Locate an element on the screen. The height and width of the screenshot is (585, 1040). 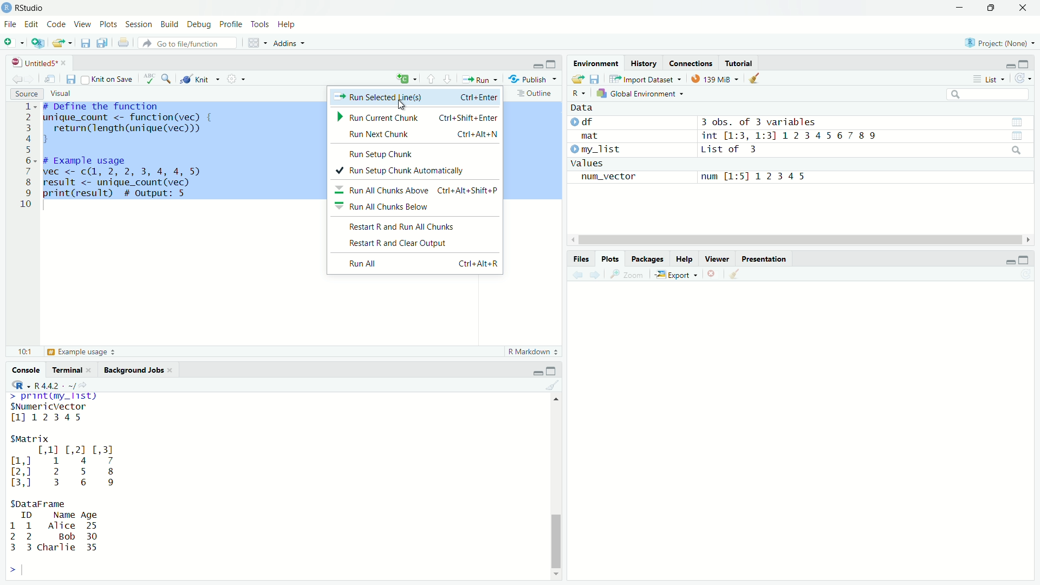
Tools is located at coordinates (261, 23).